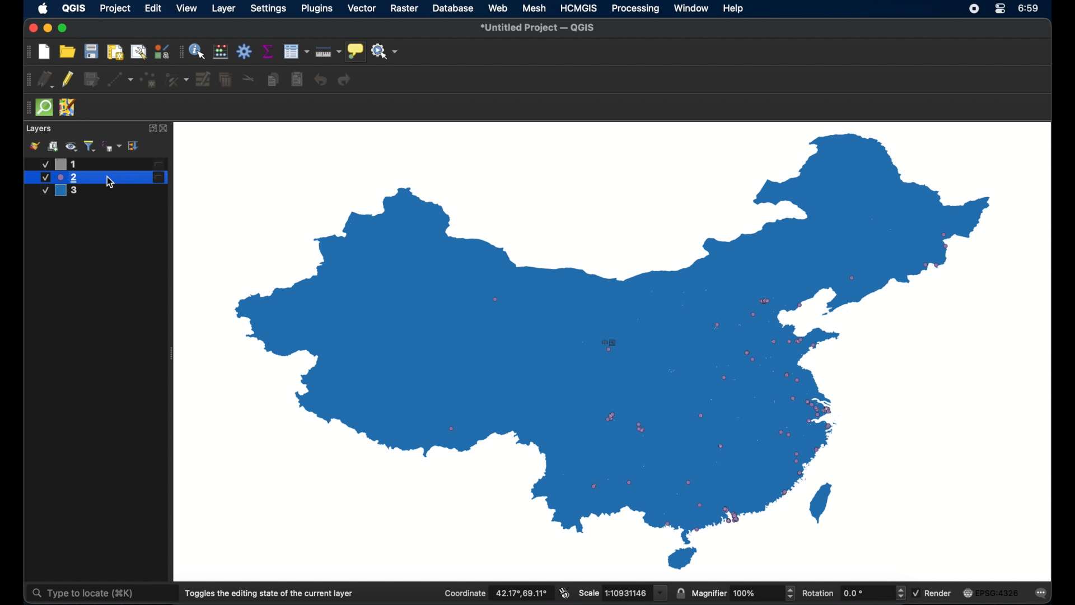  I want to click on redo, so click(346, 80).